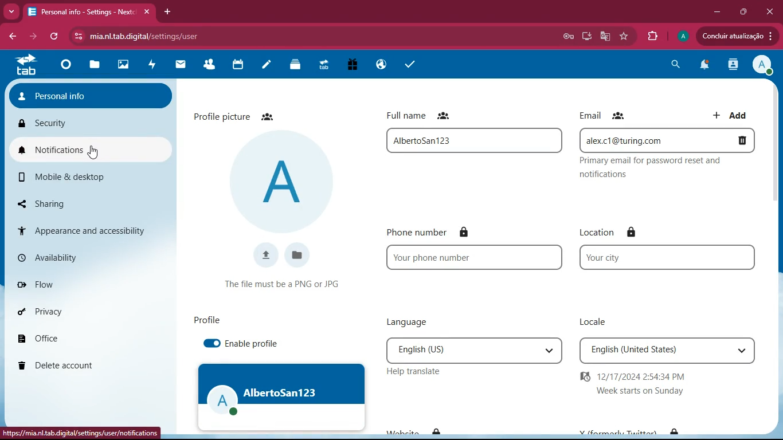 The image size is (783, 440). Describe the element at coordinates (585, 37) in the screenshot. I see `desktop` at that location.